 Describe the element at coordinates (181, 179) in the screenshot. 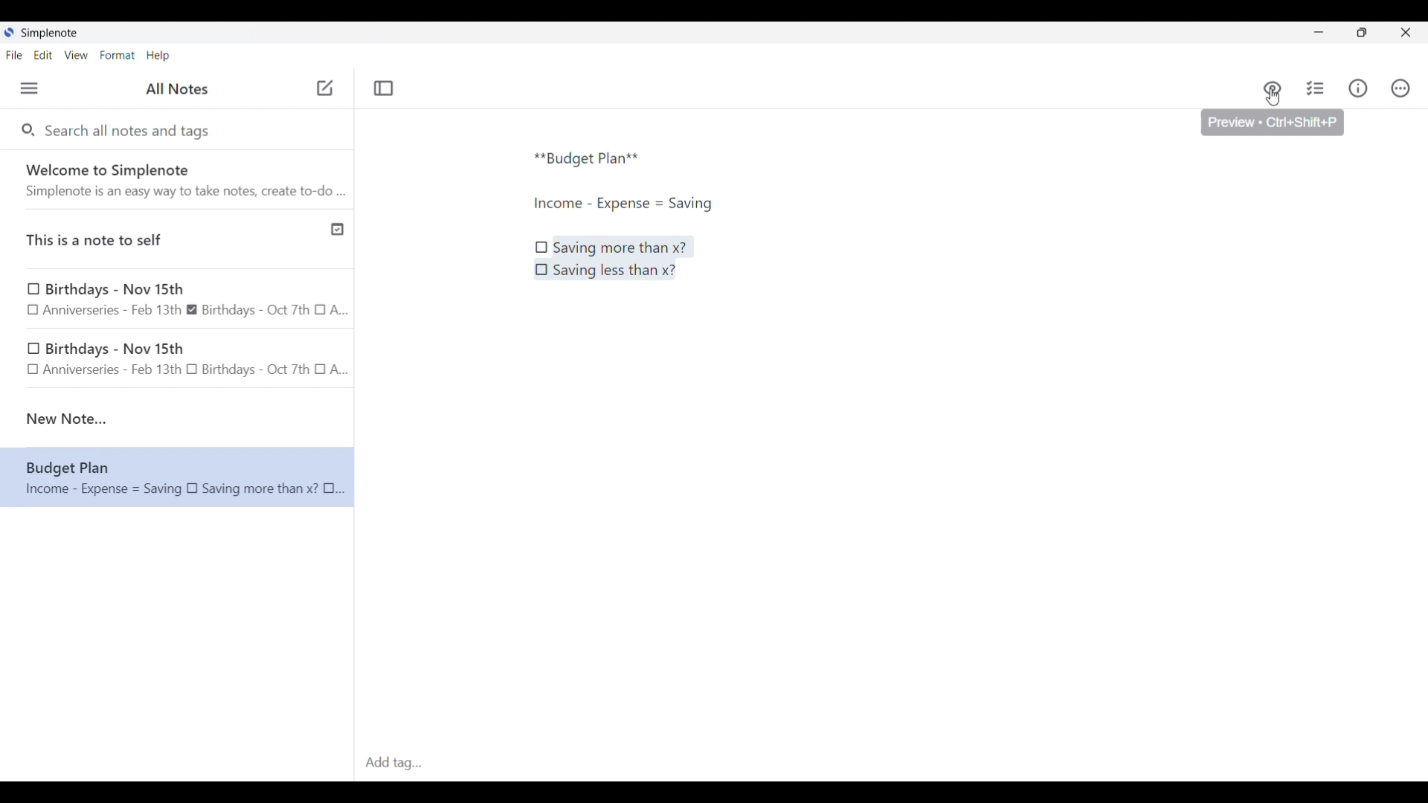

I see `Software welcome note` at that location.